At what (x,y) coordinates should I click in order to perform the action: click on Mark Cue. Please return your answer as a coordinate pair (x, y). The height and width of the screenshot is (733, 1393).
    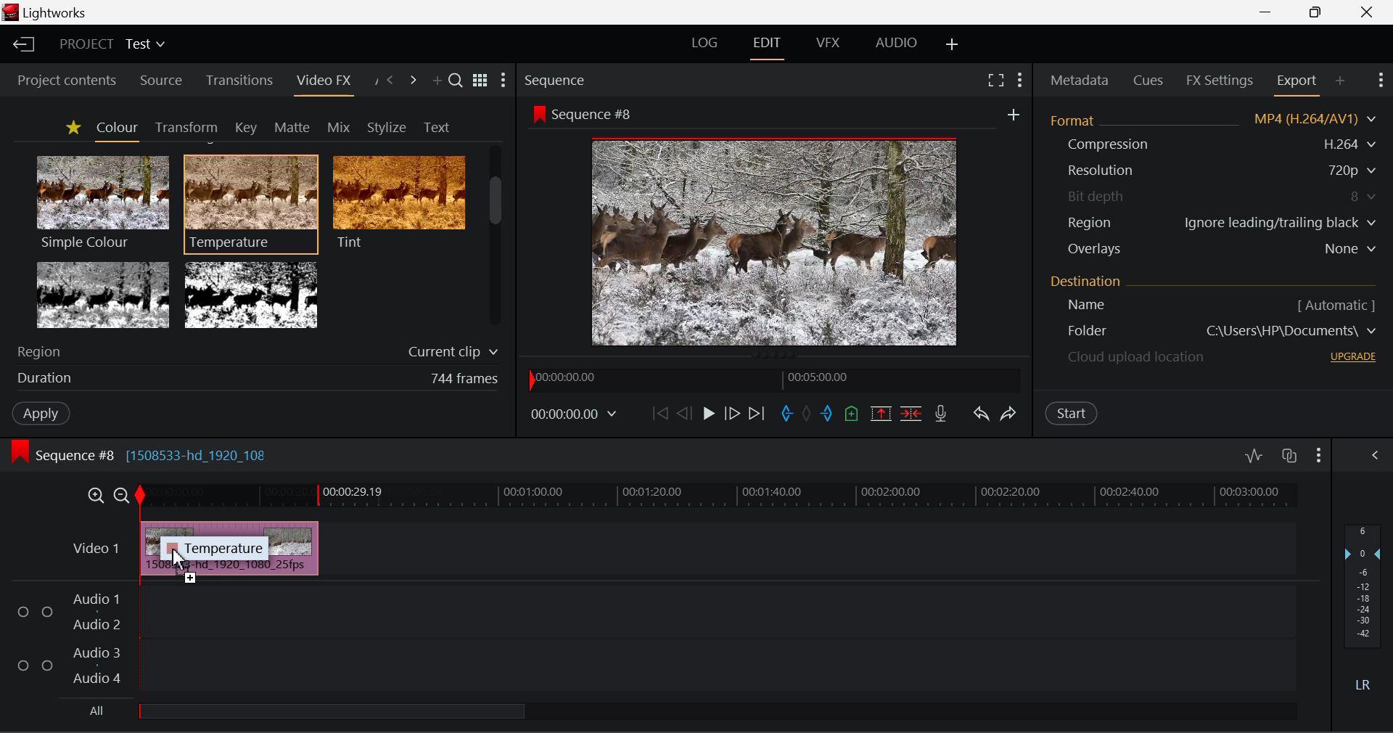
    Looking at the image, I should click on (852, 415).